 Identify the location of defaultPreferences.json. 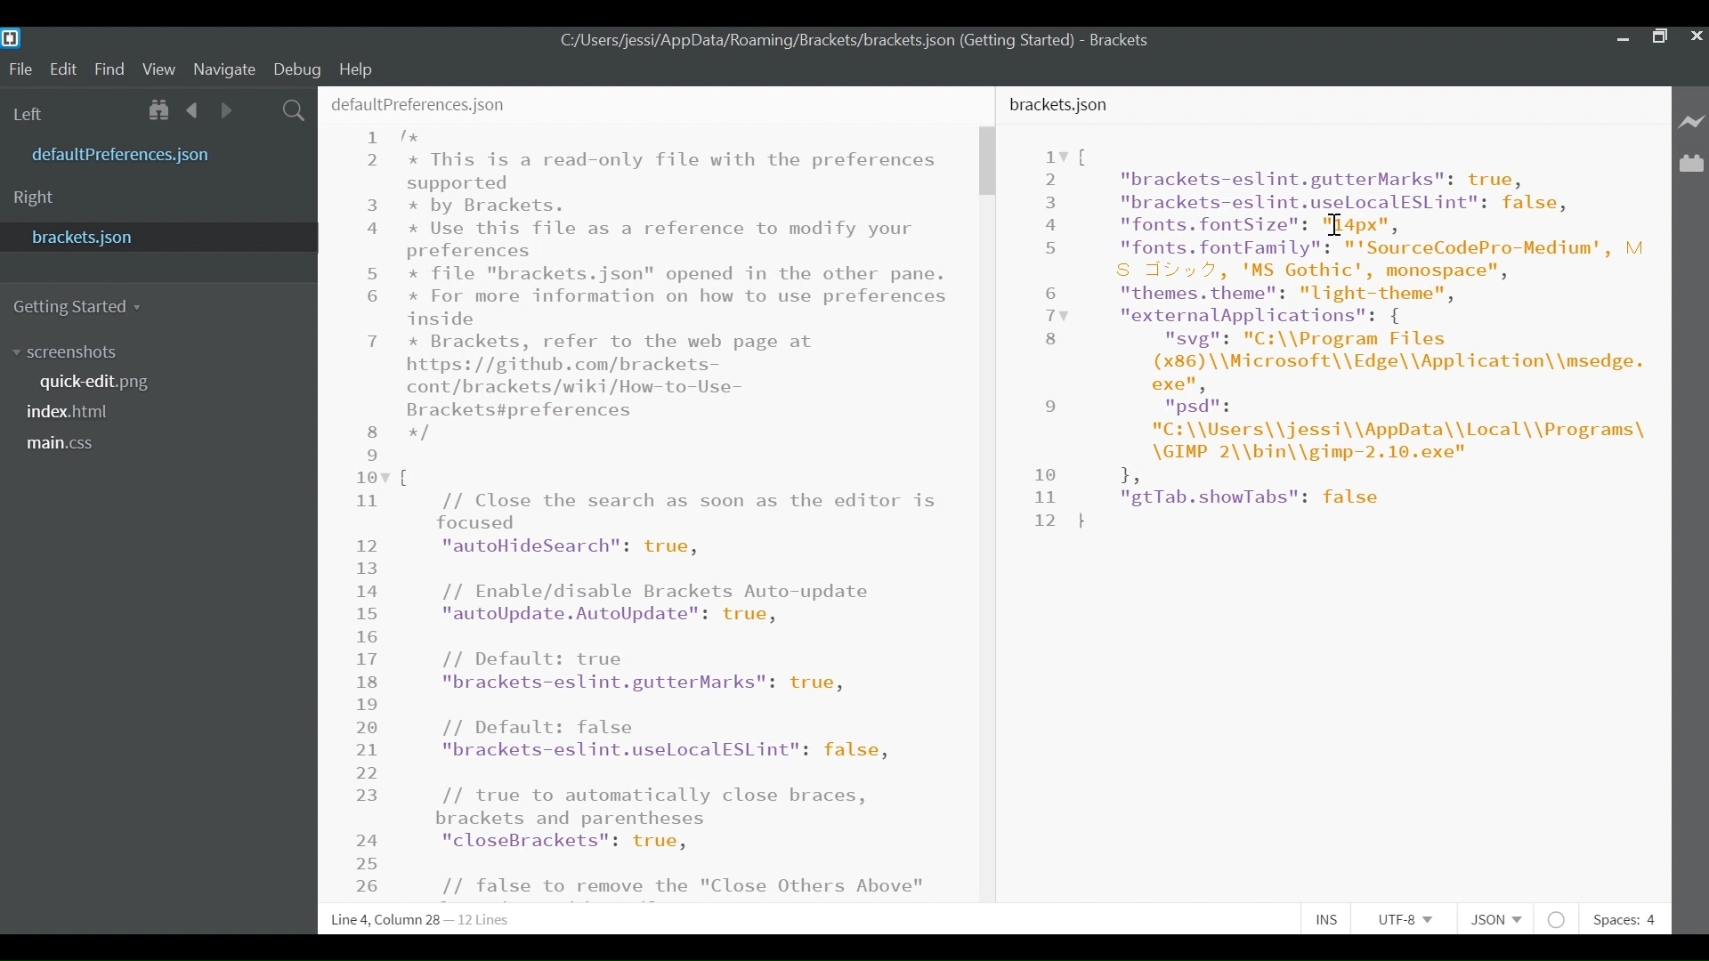
(420, 104).